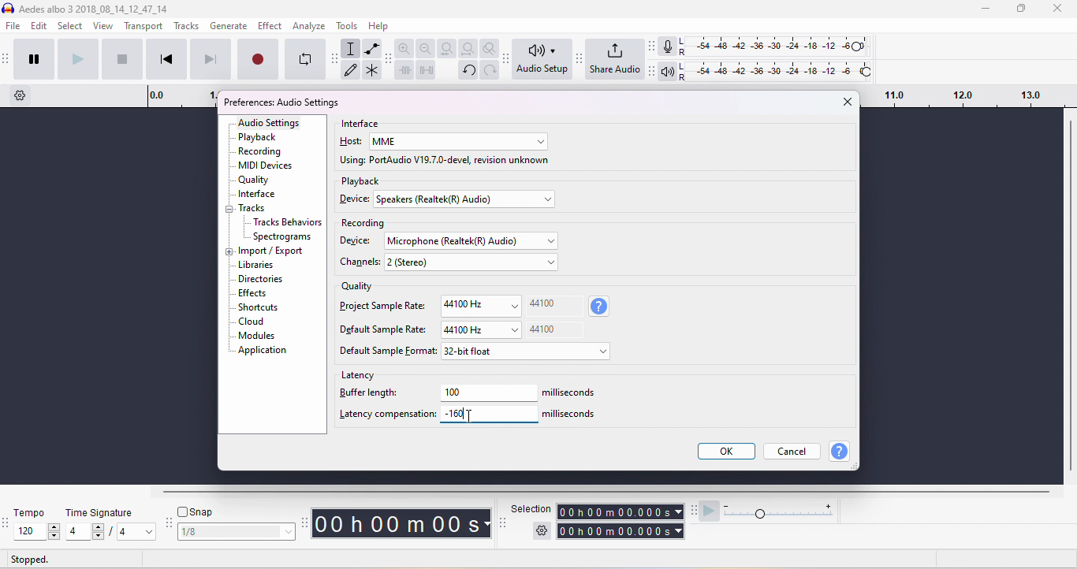  I want to click on Audacity playback meter toolbar, so click(653, 72).